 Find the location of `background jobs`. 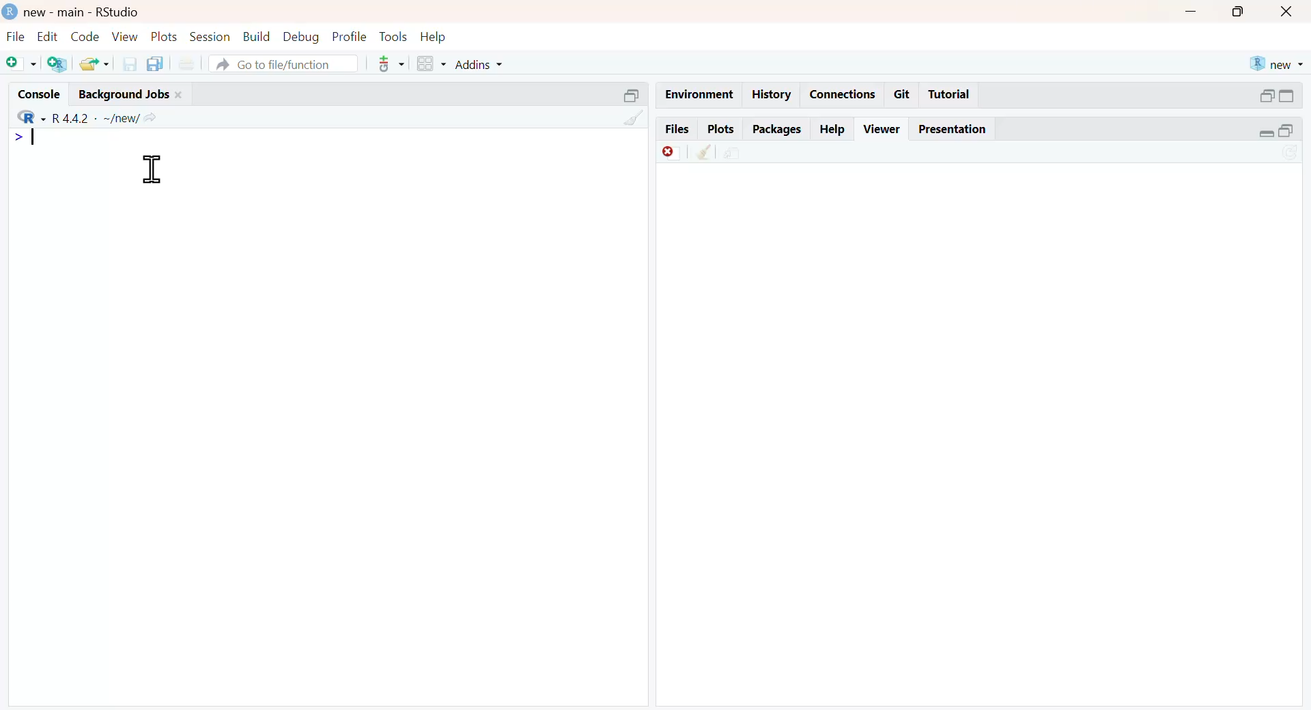

background jobs is located at coordinates (125, 96).